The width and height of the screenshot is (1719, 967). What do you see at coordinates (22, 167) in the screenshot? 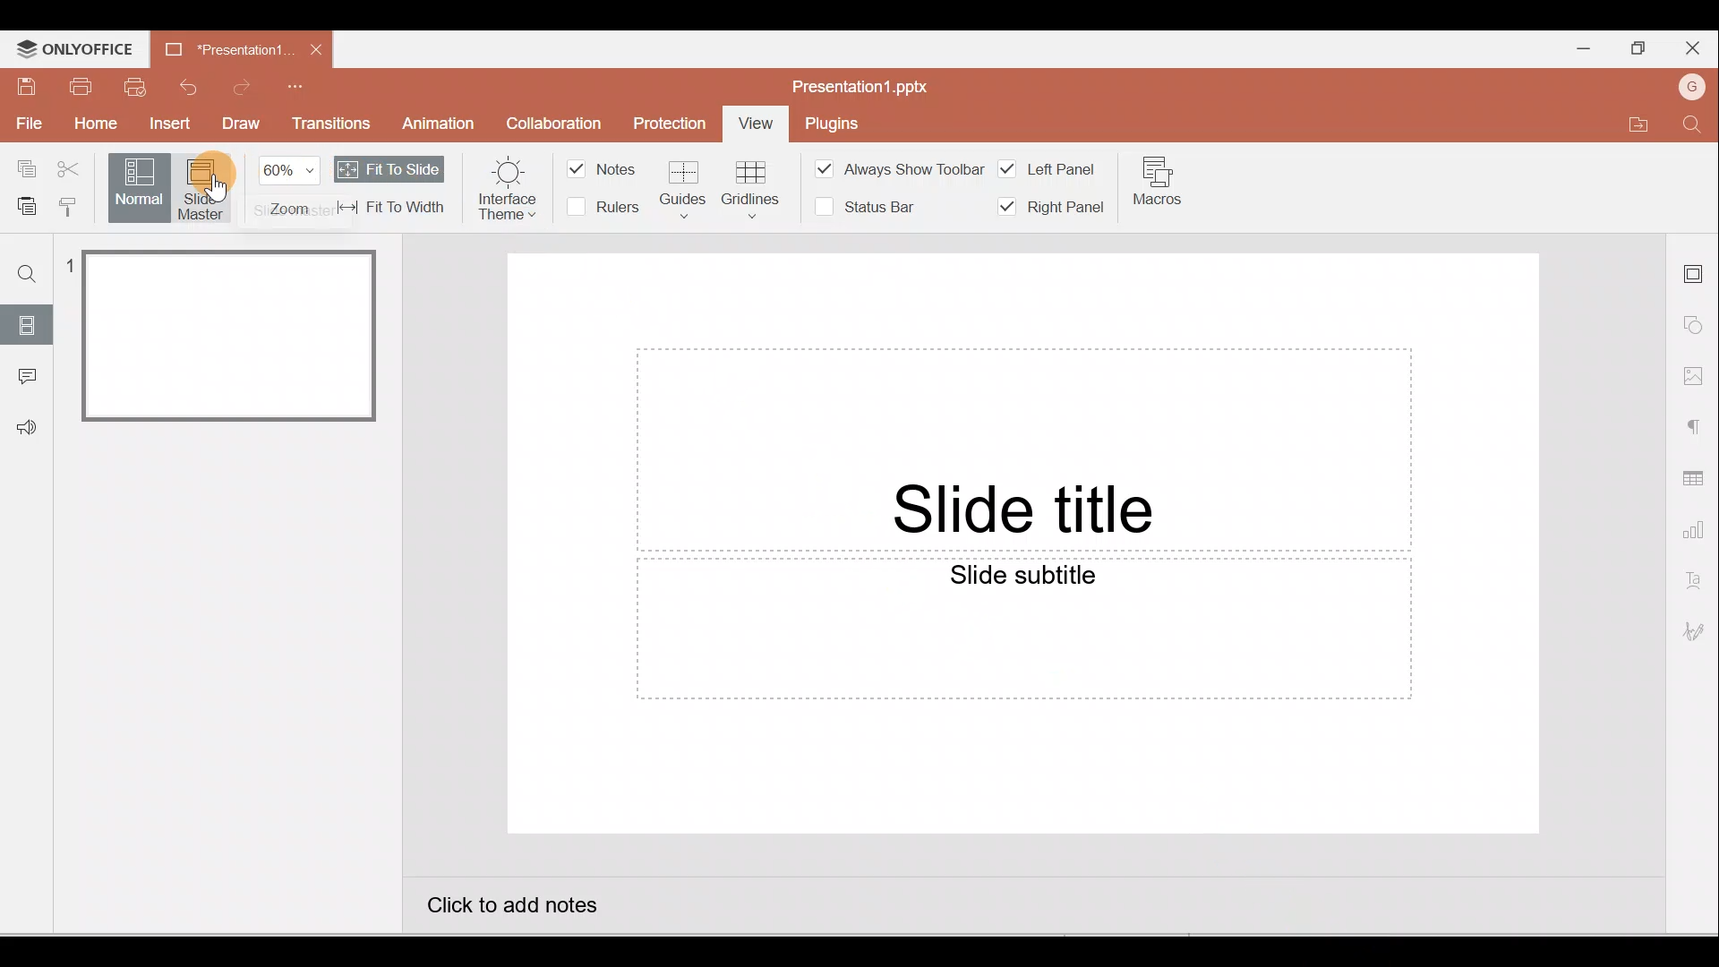
I see `Copy` at bounding box center [22, 167].